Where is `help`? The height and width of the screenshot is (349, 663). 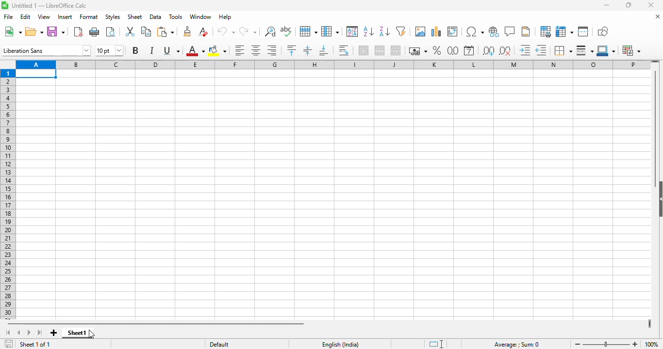 help is located at coordinates (225, 17).